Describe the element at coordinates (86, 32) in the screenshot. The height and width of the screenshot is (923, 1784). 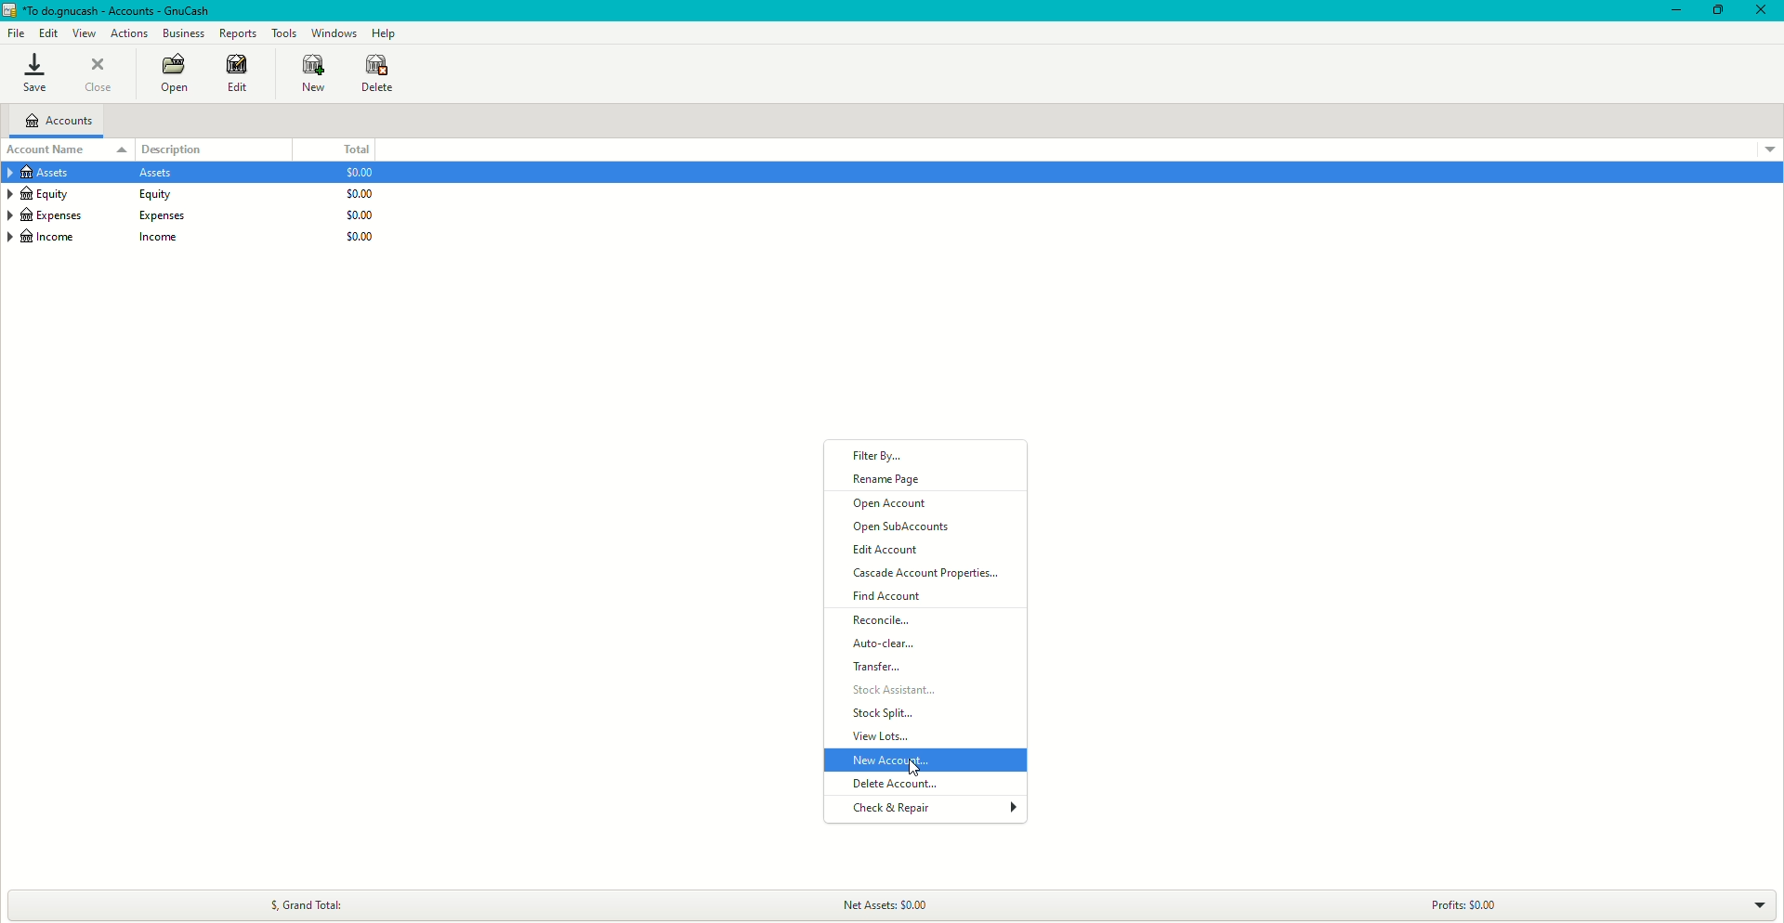
I see `View` at that location.